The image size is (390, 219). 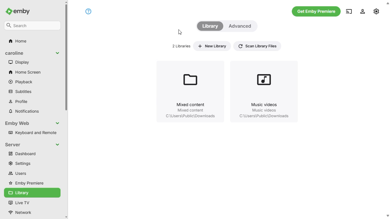 What do you see at coordinates (387, 110) in the screenshot?
I see `vertical scroll bar` at bounding box center [387, 110].